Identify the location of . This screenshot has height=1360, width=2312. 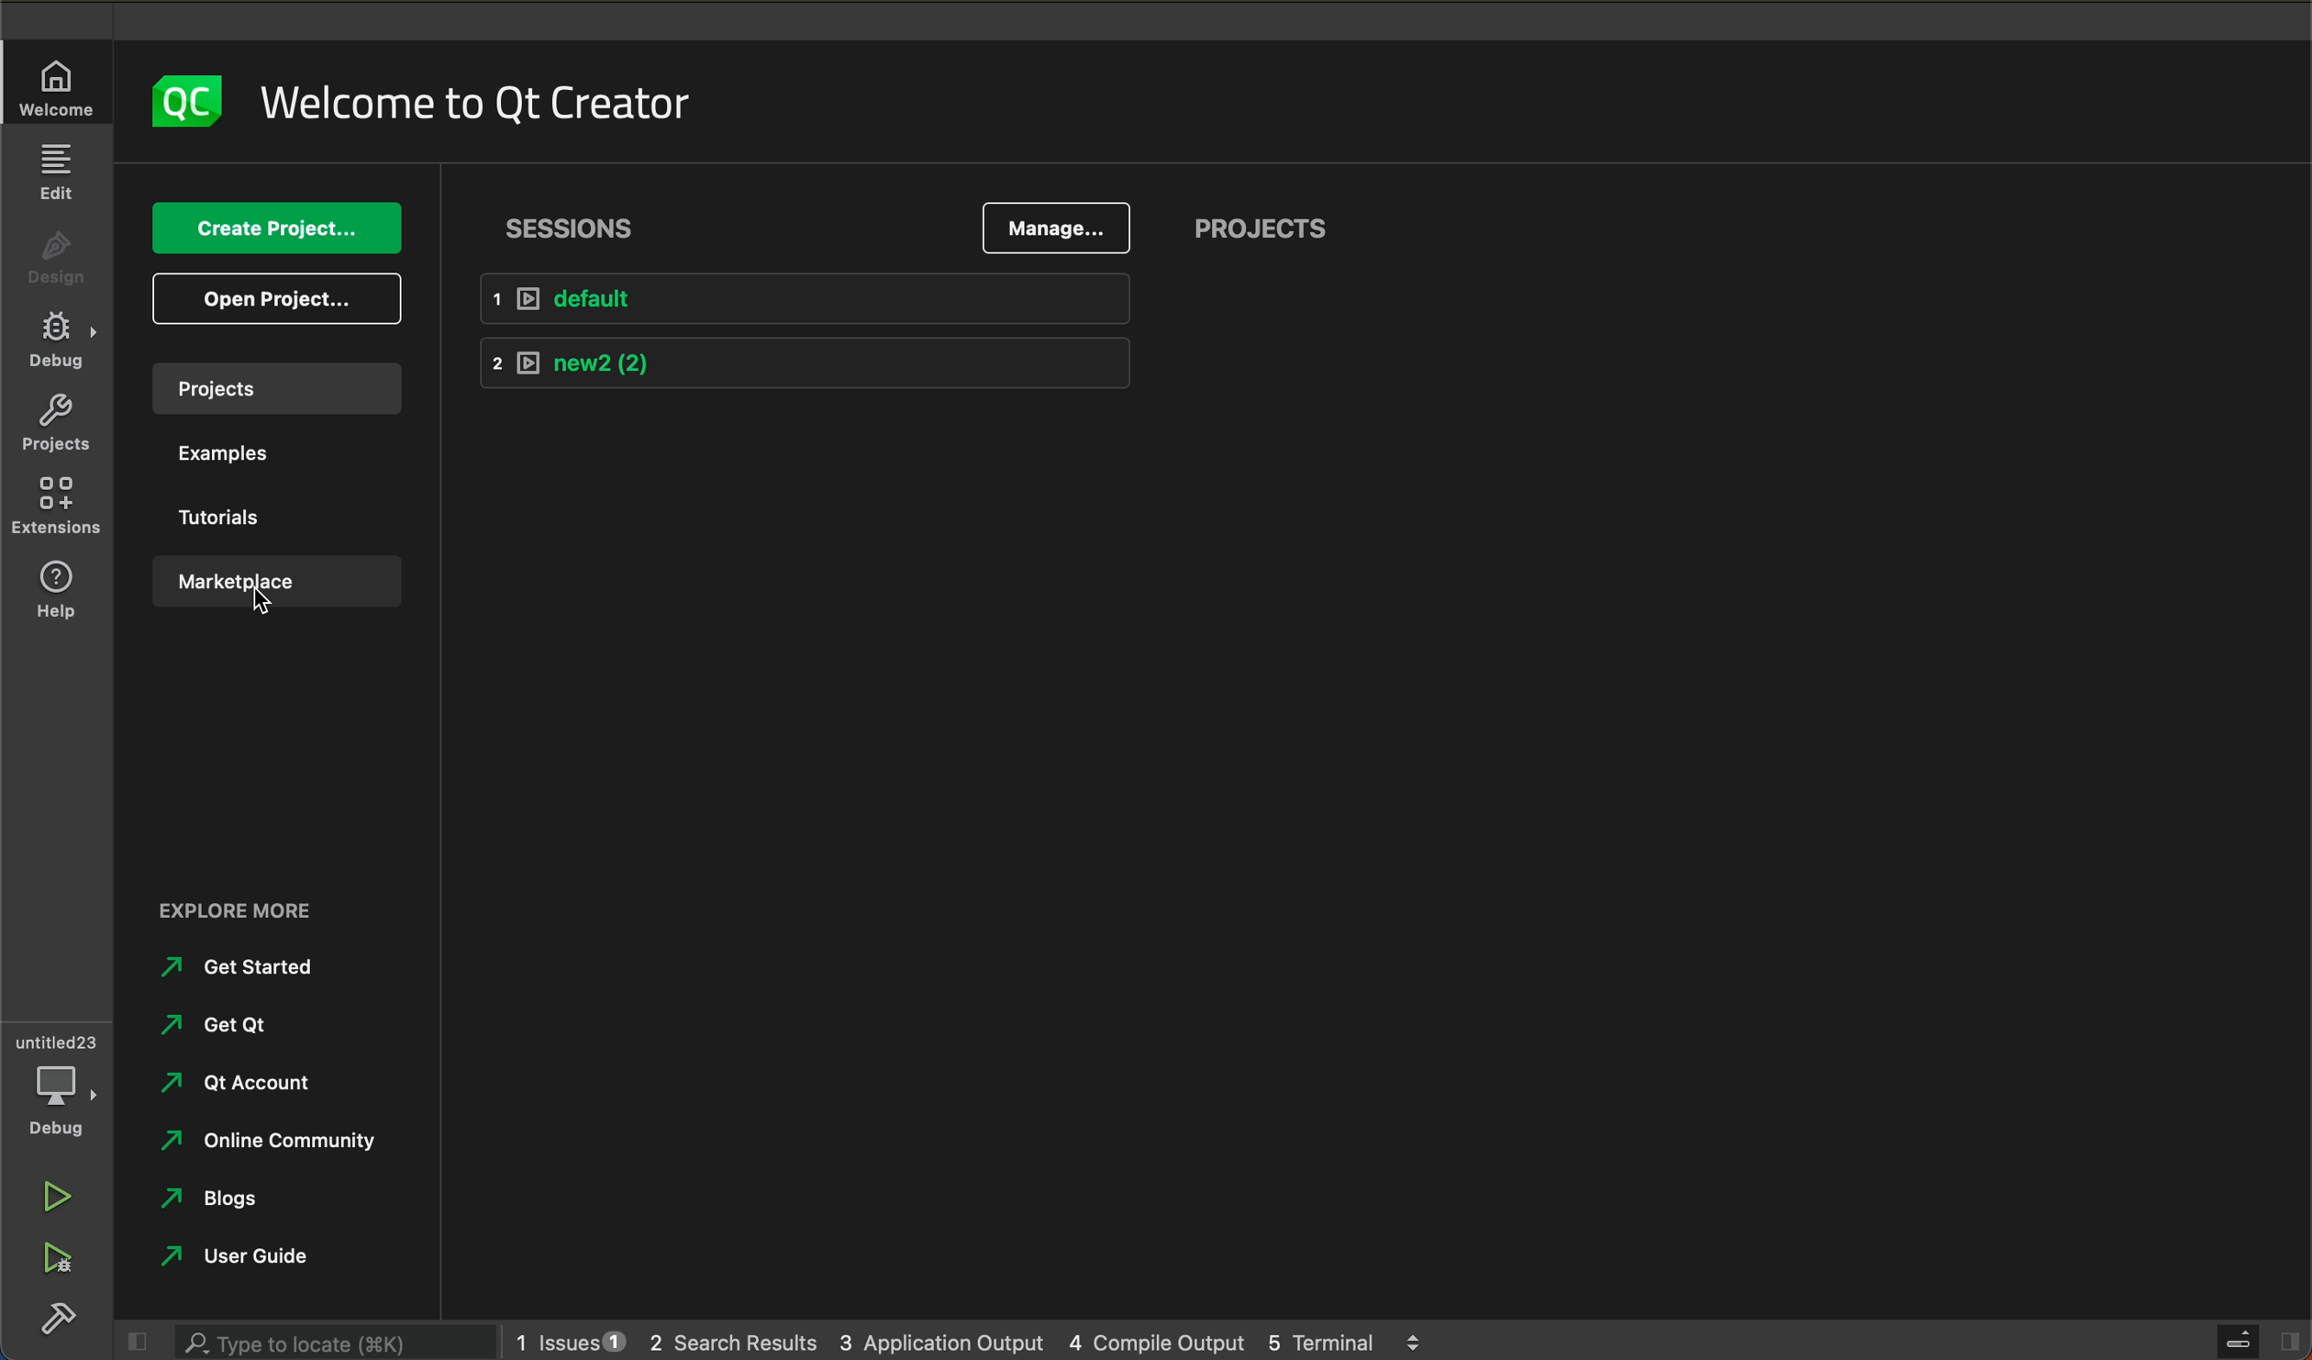
(264, 1255).